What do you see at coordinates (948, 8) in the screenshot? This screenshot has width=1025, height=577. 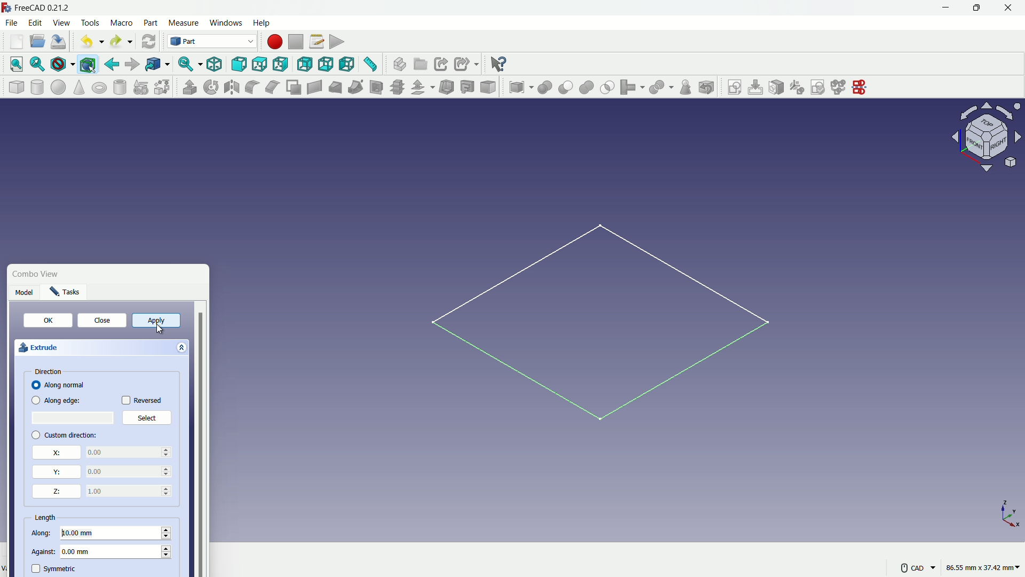 I see `minimize` at bounding box center [948, 8].